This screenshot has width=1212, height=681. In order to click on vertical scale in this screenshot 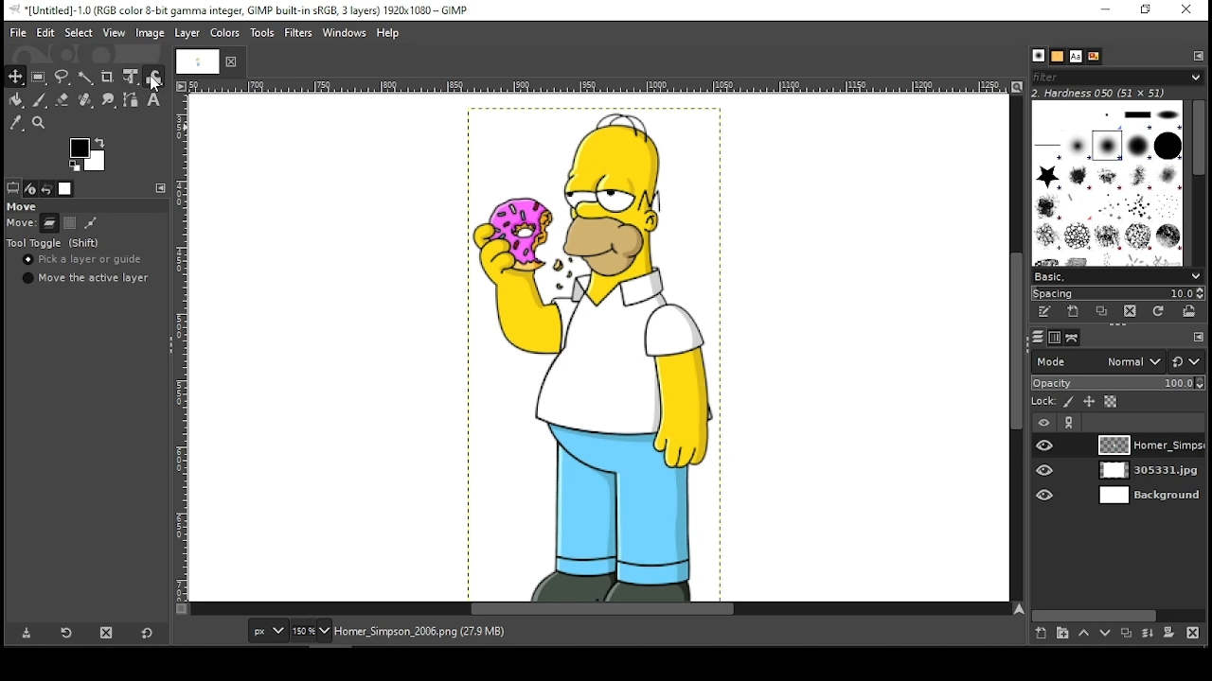, I will do `click(181, 348)`.